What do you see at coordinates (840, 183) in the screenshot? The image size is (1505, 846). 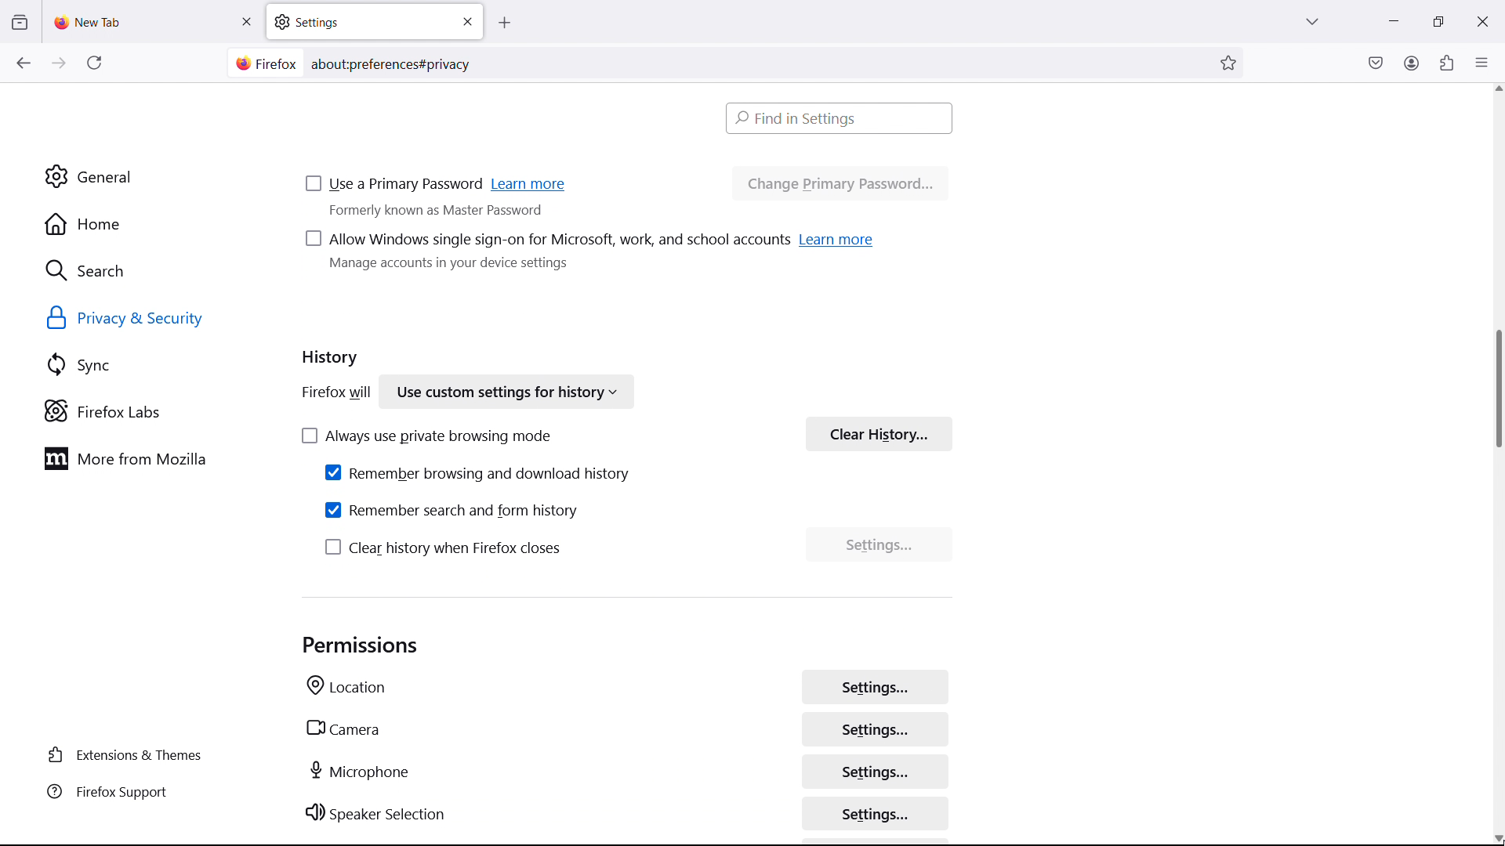 I see `change primary password` at bounding box center [840, 183].